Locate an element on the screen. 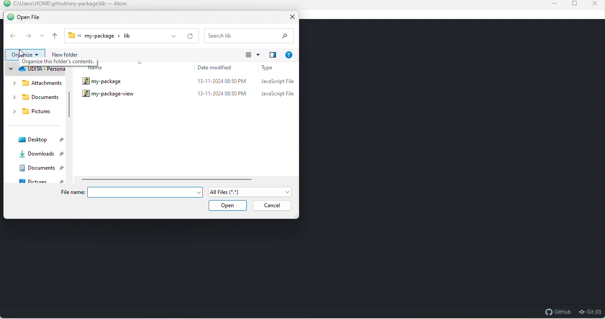  picture is located at coordinates (40, 182).